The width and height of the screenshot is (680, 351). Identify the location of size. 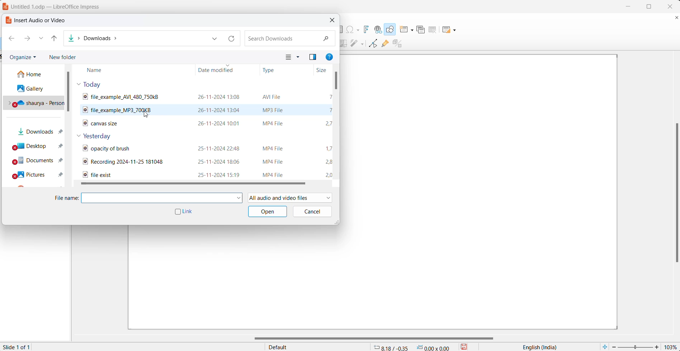
(323, 70).